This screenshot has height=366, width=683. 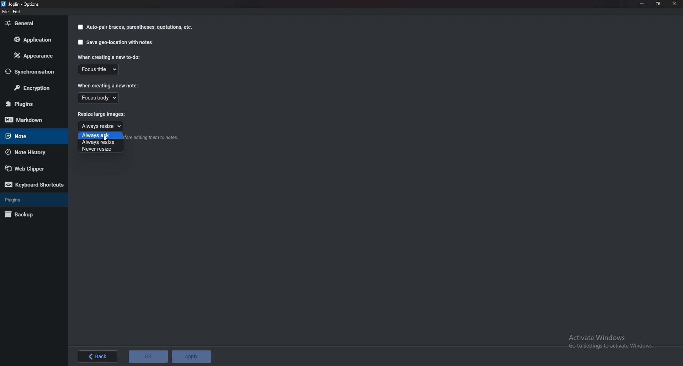 What do you see at coordinates (30, 120) in the screenshot?
I see `Mark down` at bounding box center [30, 120].